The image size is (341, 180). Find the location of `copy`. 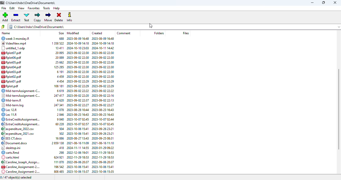

copy is located at coordinates (37, 17).